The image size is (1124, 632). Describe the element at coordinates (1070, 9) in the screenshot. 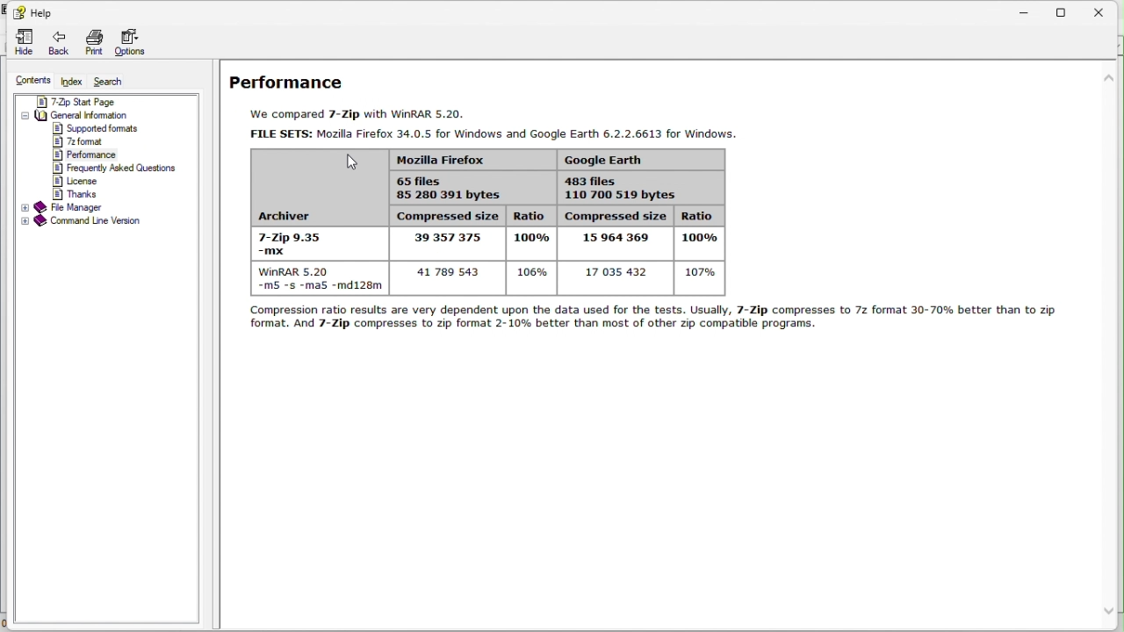

I see `restore` at that location.